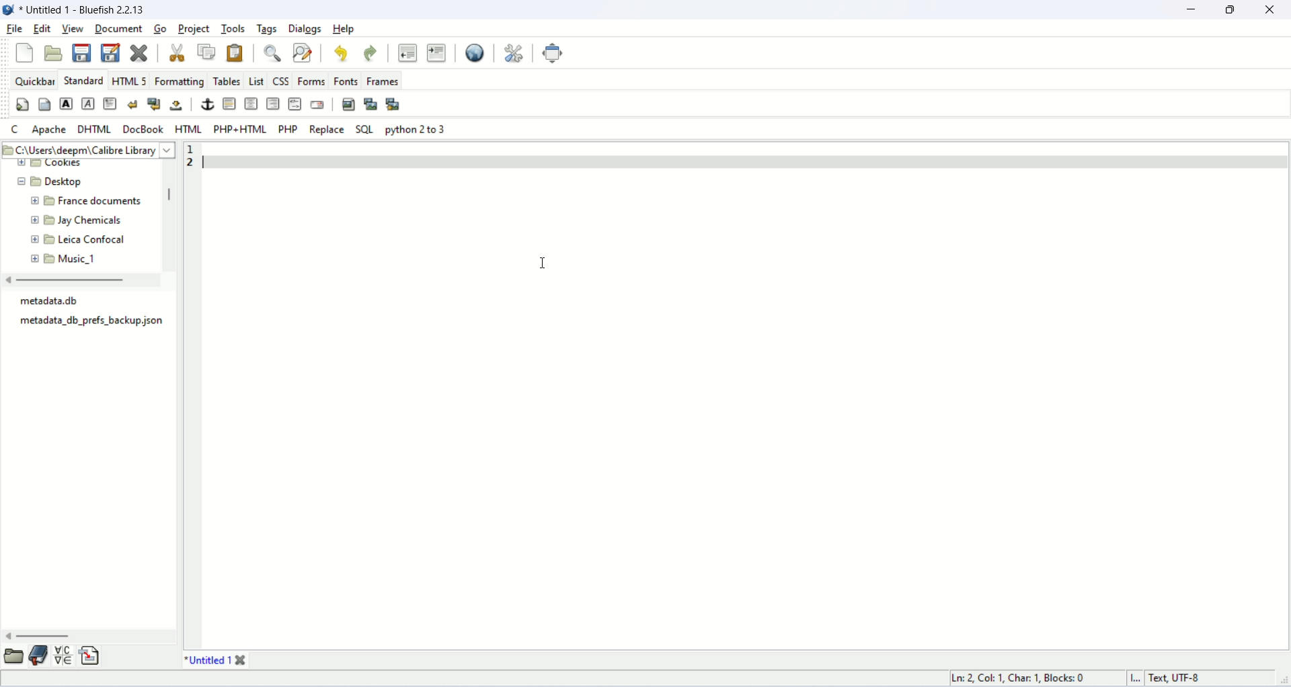 This screenshot has width=1291, height=687. What do you see at coordinates (84, 637) in the screenshot?
I see `scroll bar` at bounding box center [84, 637].